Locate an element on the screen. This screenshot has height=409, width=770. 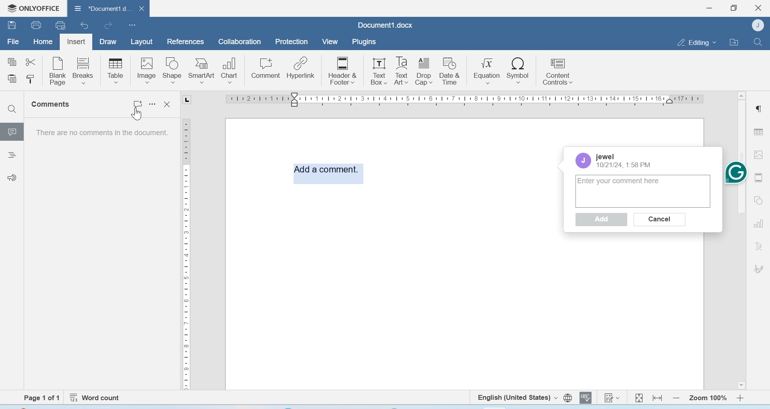
Spell checking is located at coordinates (586, 397).